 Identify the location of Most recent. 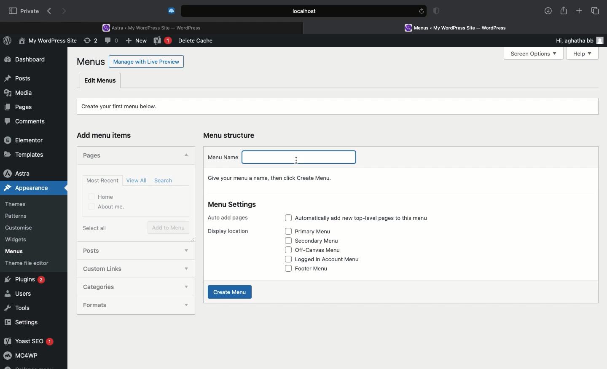
(101, 180).